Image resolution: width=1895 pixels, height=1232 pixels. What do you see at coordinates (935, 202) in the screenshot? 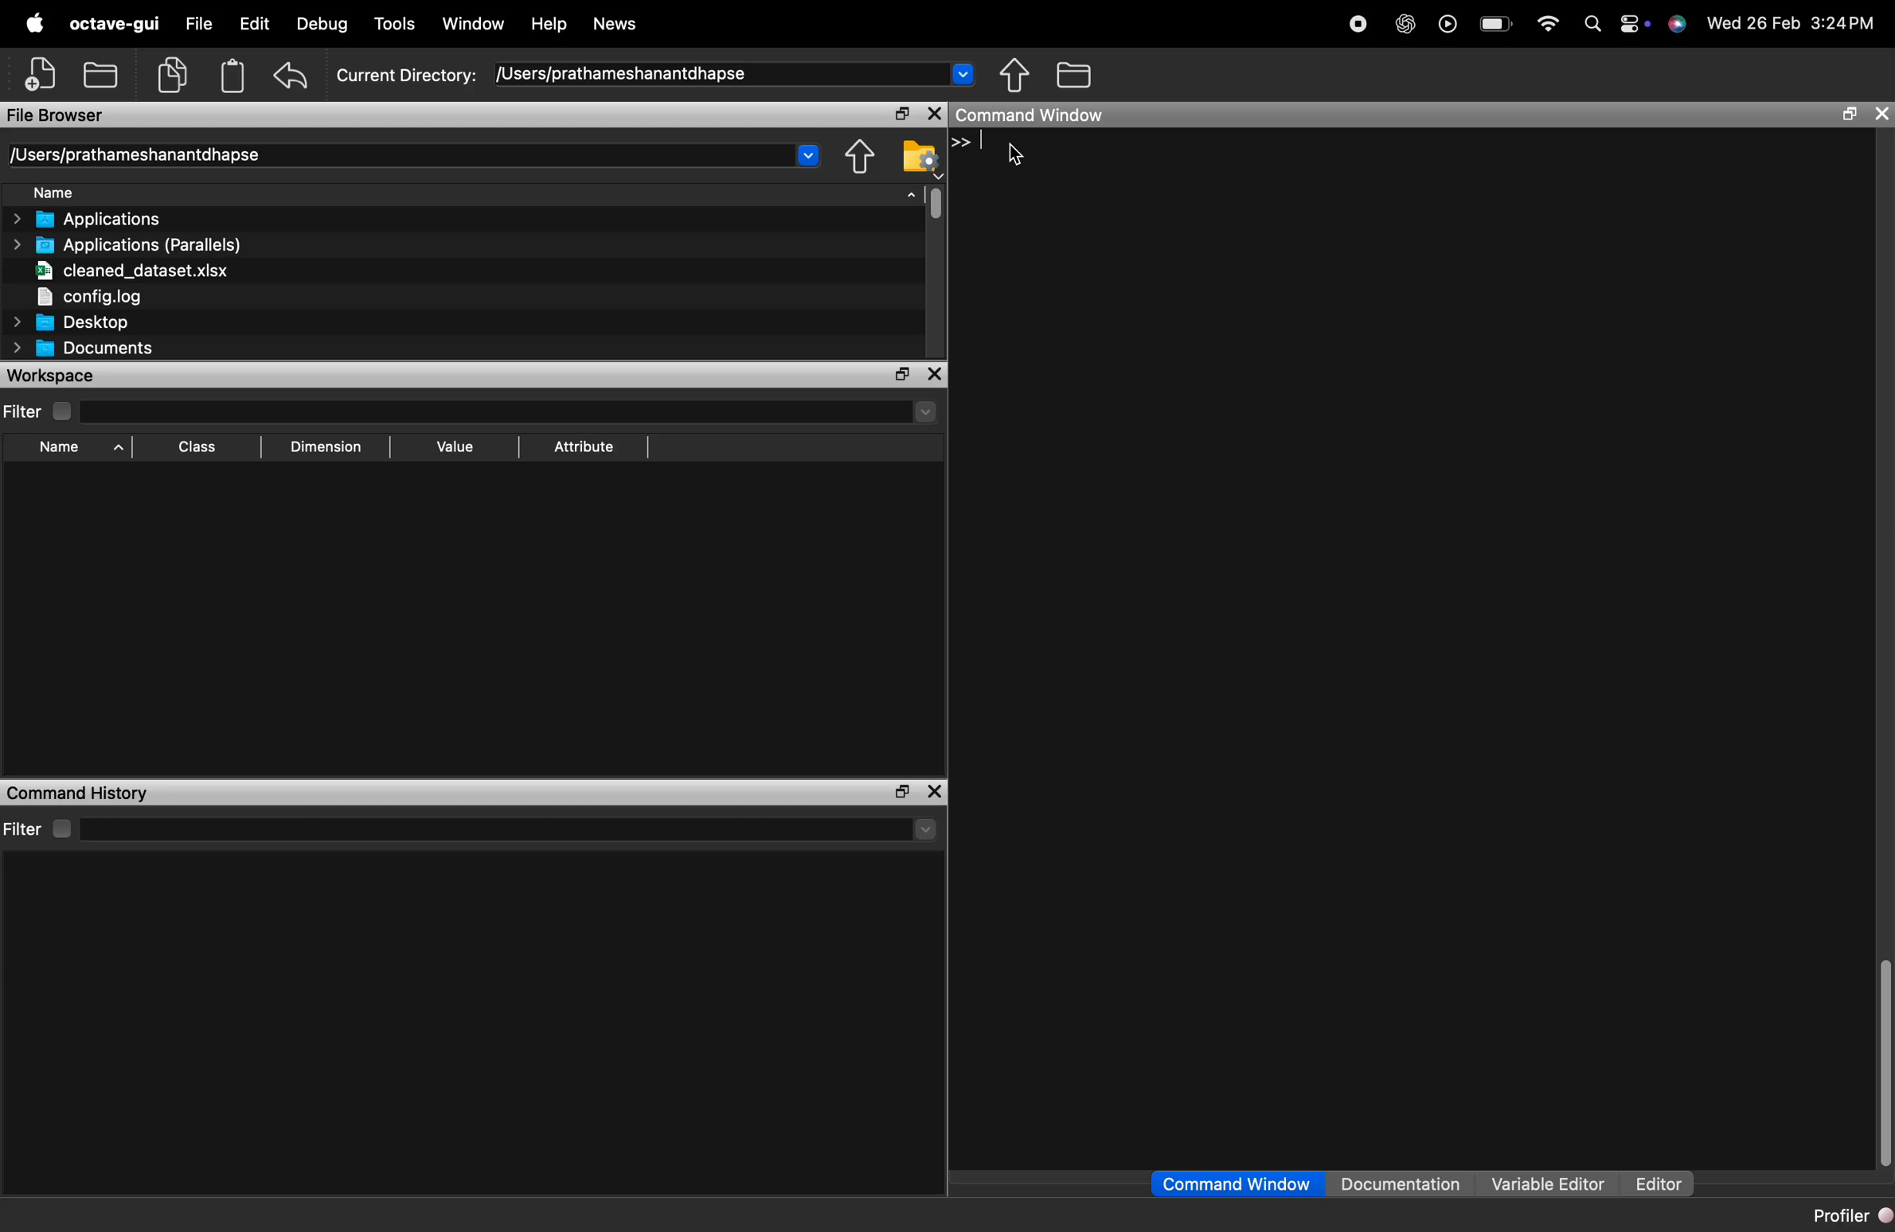
I see `Scroll bar` at bounding box center [935, 202].